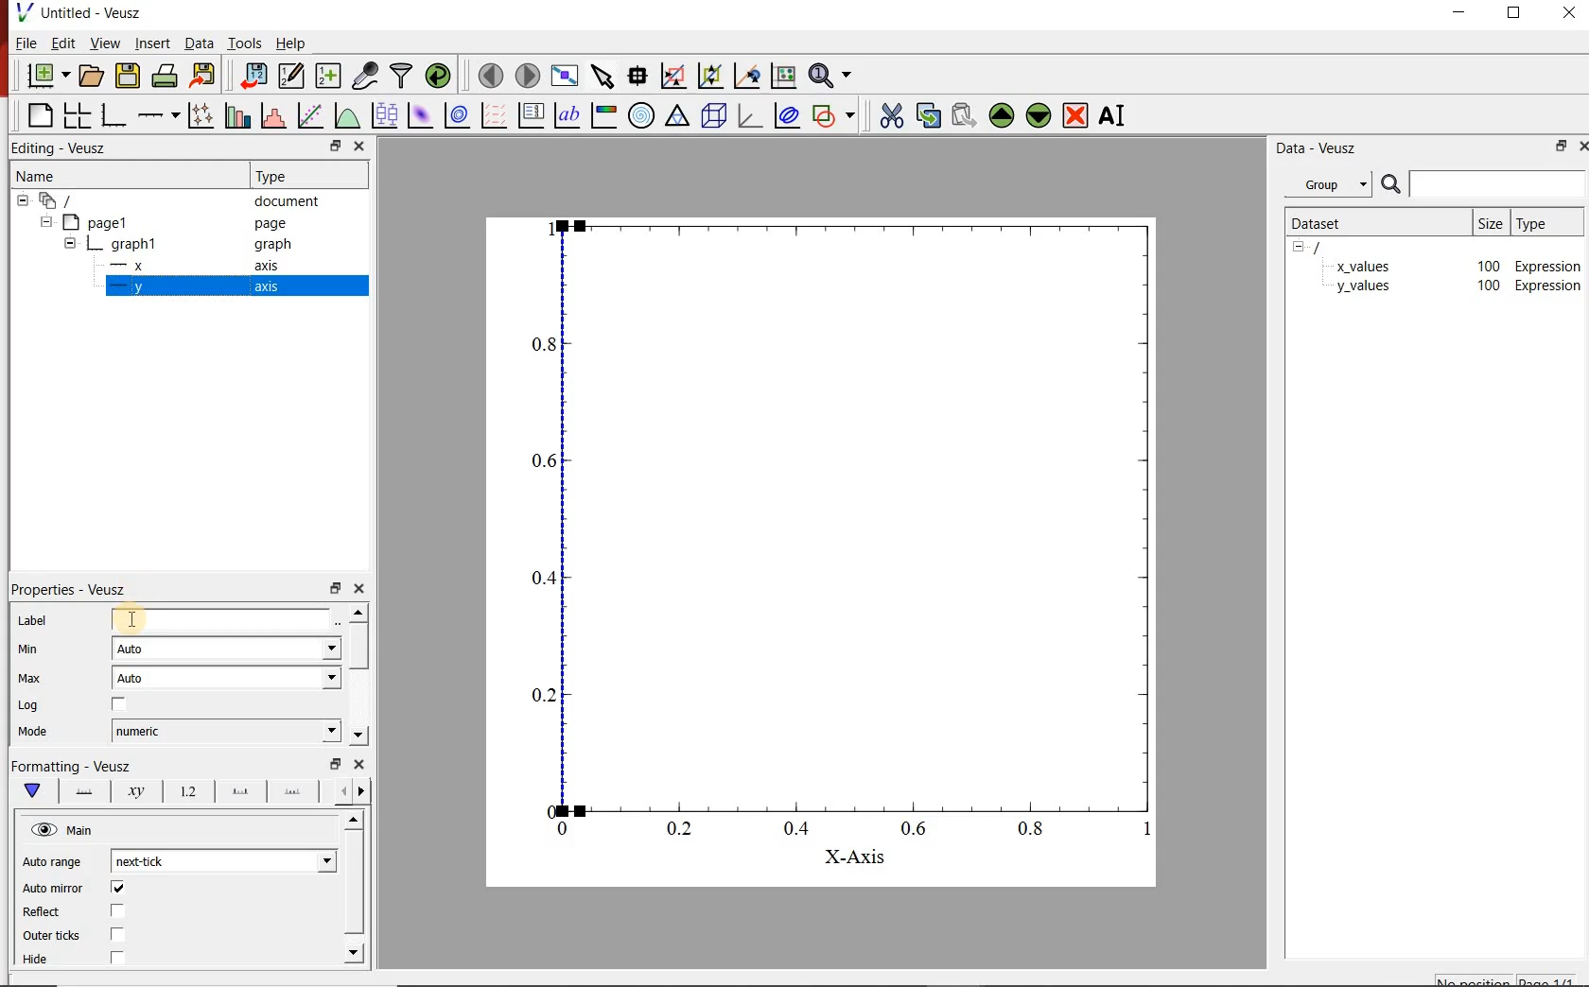 The height and width of the screenshot is (987, 1589). What do you see at coordinates (274, 116) in the screenshot?
I see `histogram of a dataset` at bounding box center [274, 116].